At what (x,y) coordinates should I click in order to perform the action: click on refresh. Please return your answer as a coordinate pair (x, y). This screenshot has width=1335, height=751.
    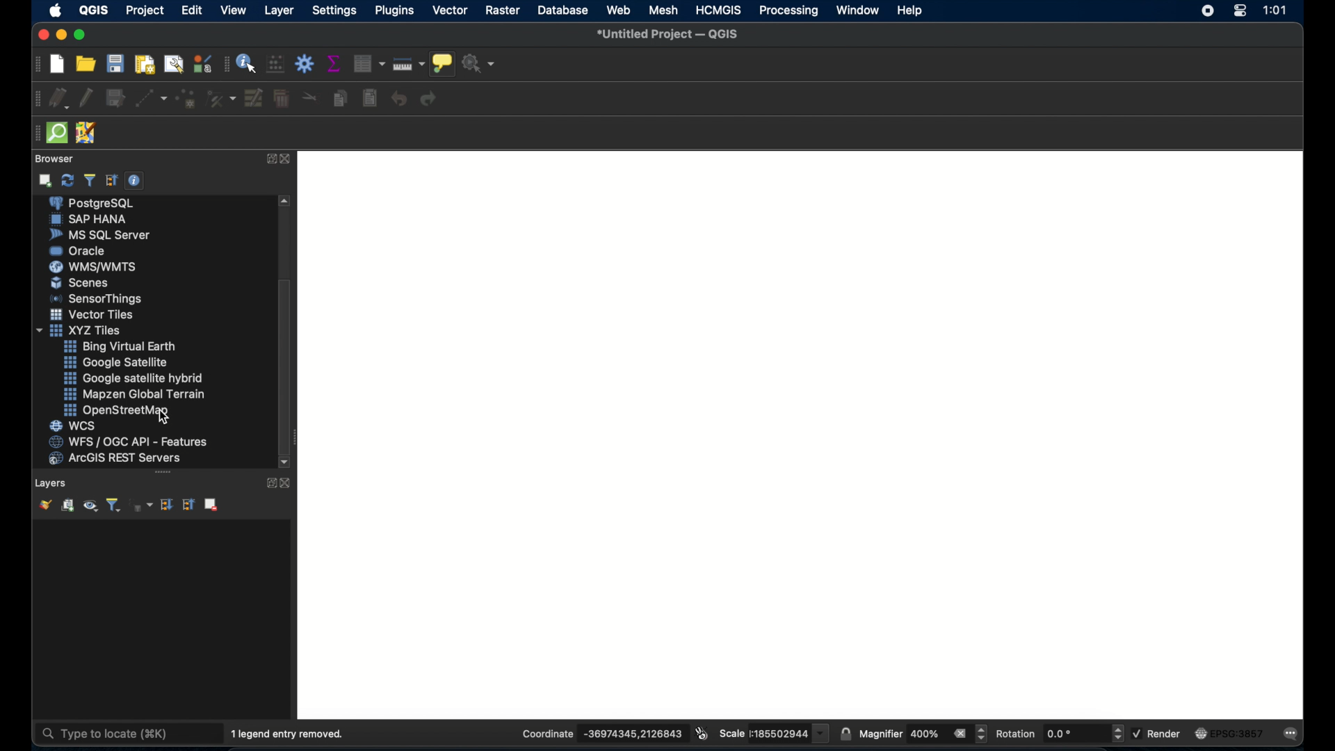
    Looking at the image, I should click on (69, 181).